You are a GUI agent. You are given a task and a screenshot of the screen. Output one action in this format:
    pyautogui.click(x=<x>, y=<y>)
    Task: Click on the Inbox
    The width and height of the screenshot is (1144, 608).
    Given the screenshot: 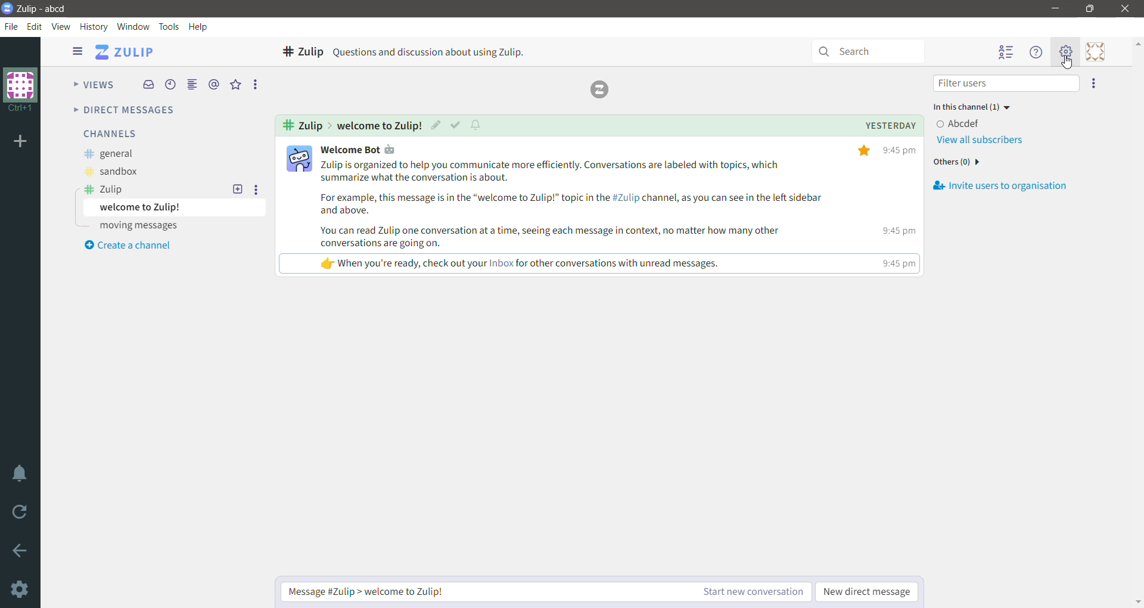 What is the action you would take?
    pyautogui.click(x=148, y=85)
    